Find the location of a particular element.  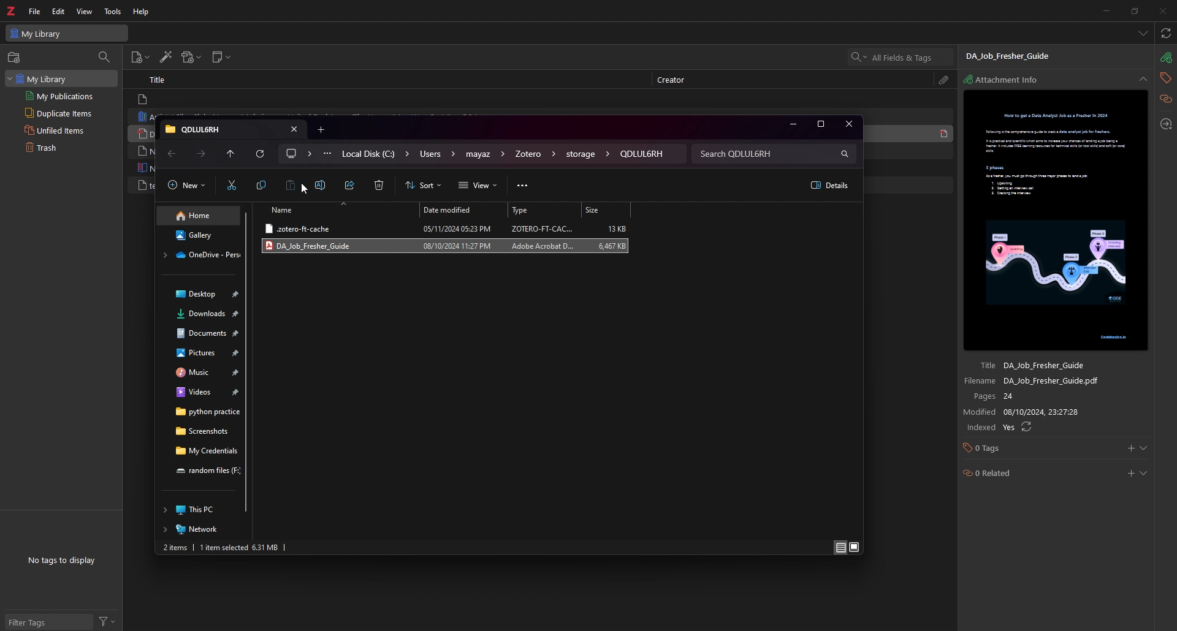

add tab is located at coordinates (322, 129).